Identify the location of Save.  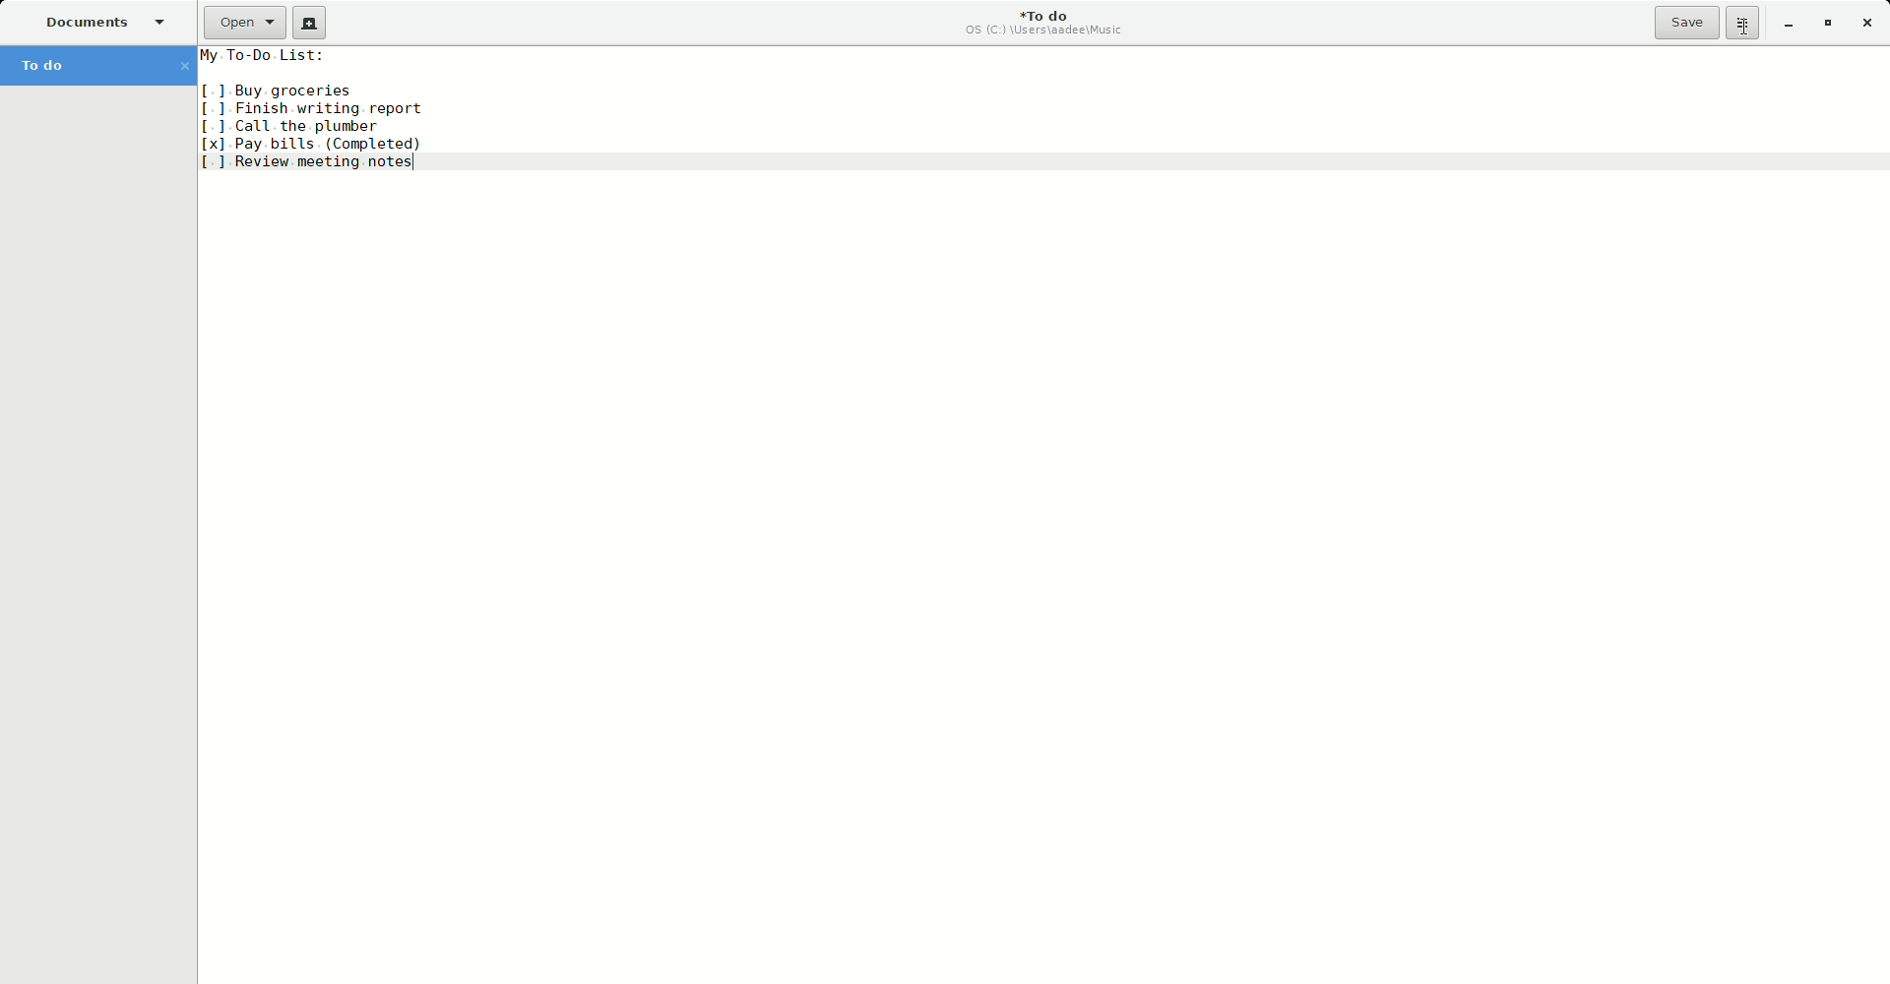
(1688, 24).